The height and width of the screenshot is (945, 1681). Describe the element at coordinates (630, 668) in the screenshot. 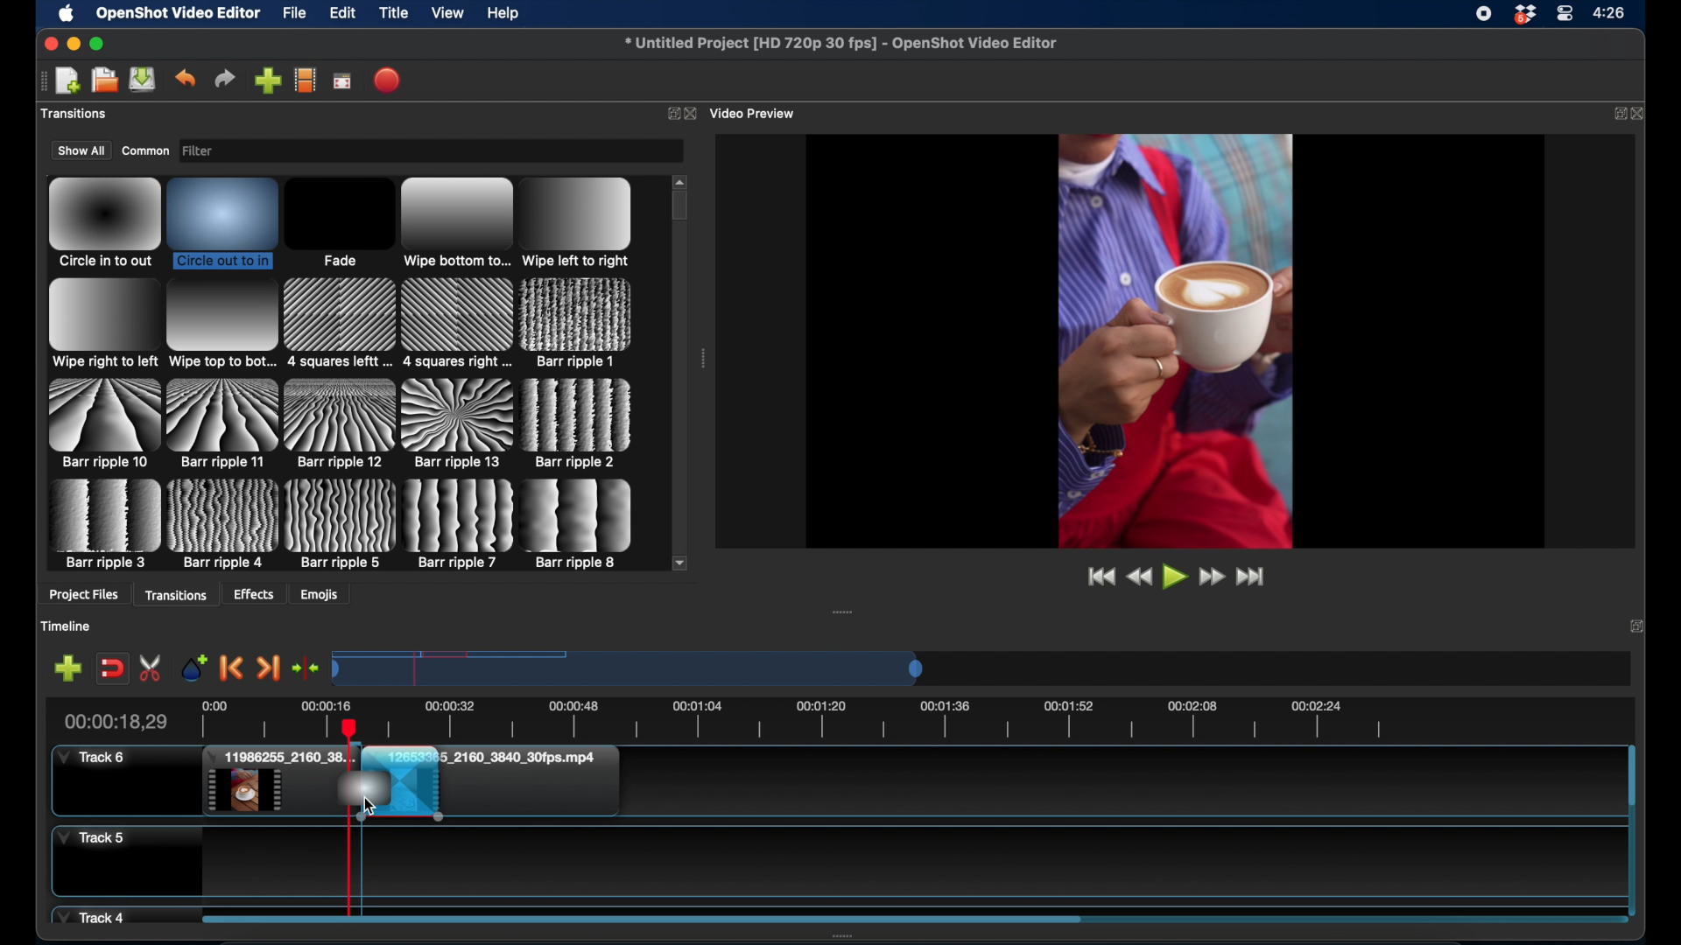

I see `timeline scale` at that location.